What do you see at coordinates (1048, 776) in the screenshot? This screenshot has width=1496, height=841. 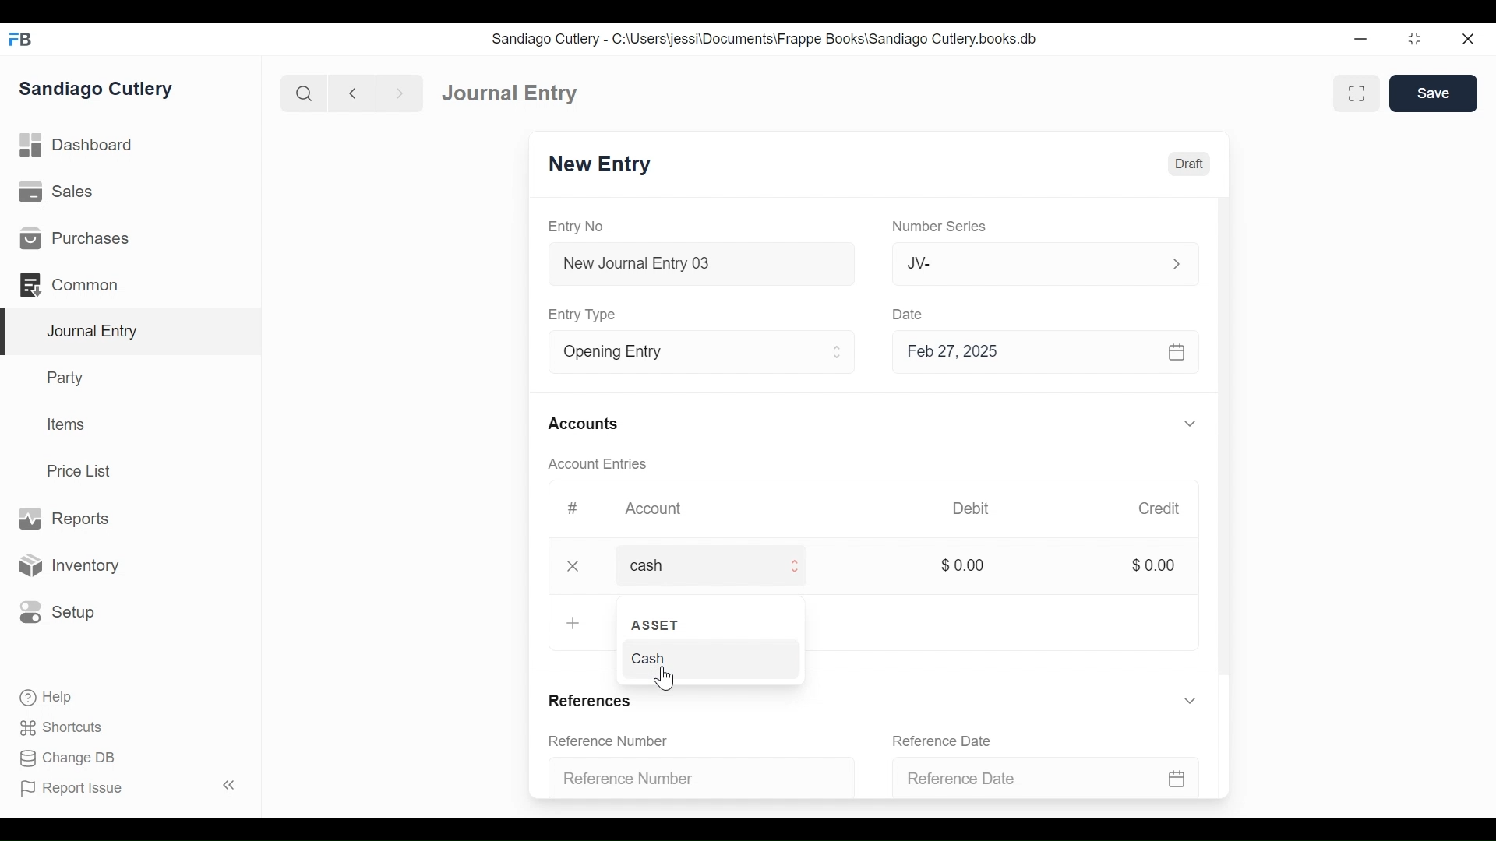 I see `Reference Date` at bounding box center [1048, 776].